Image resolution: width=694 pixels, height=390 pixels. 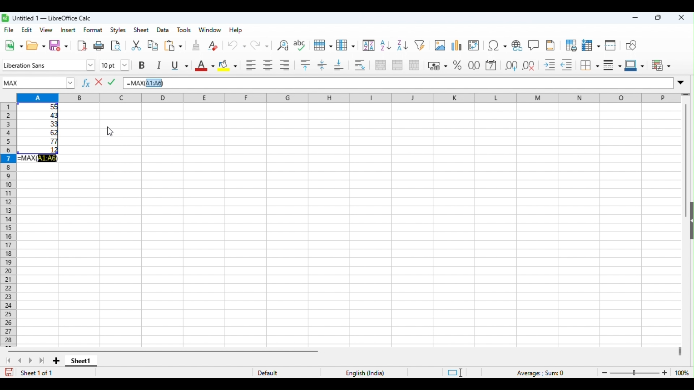 I want to click on insert header and footer, so click(x=549, y=45).